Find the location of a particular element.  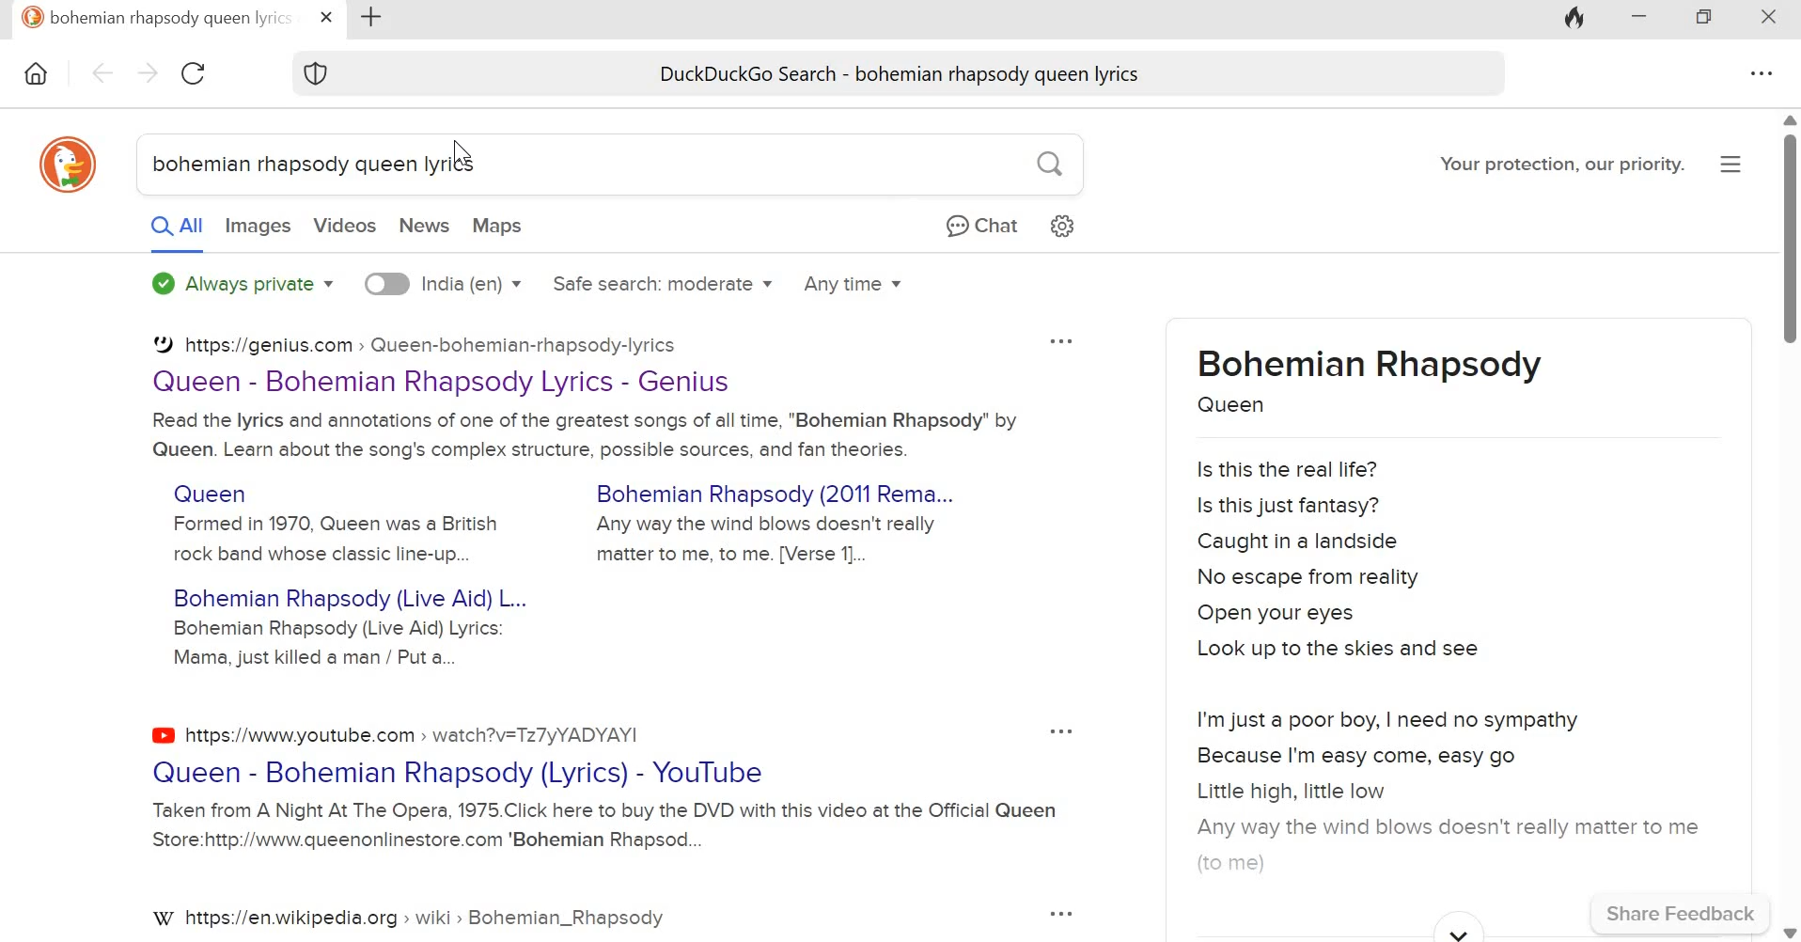

India (en) is located at coordinates (474, 283).